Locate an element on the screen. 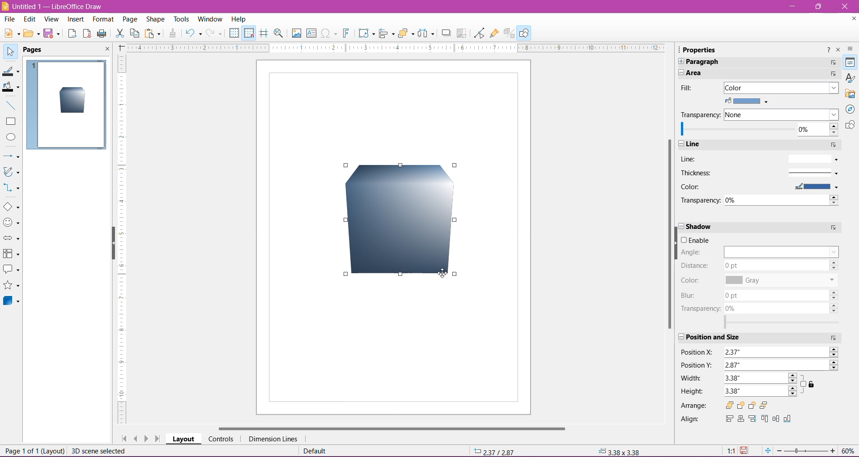 The height and width of the screenshot is (457, 859). More Options is located at coordinates (831, 145).